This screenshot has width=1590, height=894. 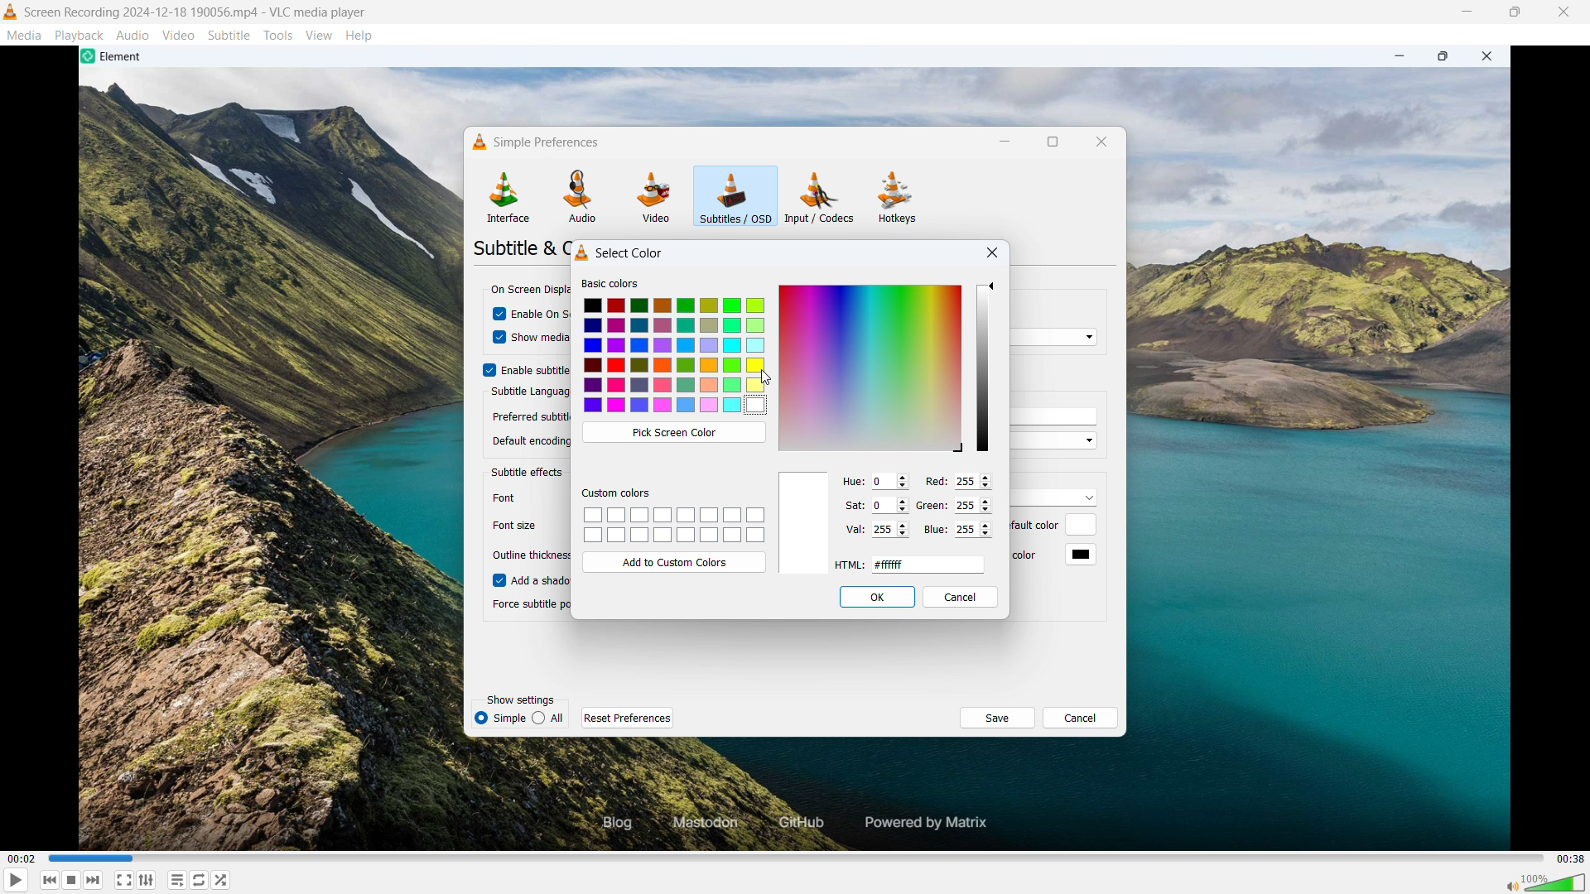 What do you see at coordinates (528, 291) in the screenshot?
I see `On screen display ` at bounding box center [528, 291].